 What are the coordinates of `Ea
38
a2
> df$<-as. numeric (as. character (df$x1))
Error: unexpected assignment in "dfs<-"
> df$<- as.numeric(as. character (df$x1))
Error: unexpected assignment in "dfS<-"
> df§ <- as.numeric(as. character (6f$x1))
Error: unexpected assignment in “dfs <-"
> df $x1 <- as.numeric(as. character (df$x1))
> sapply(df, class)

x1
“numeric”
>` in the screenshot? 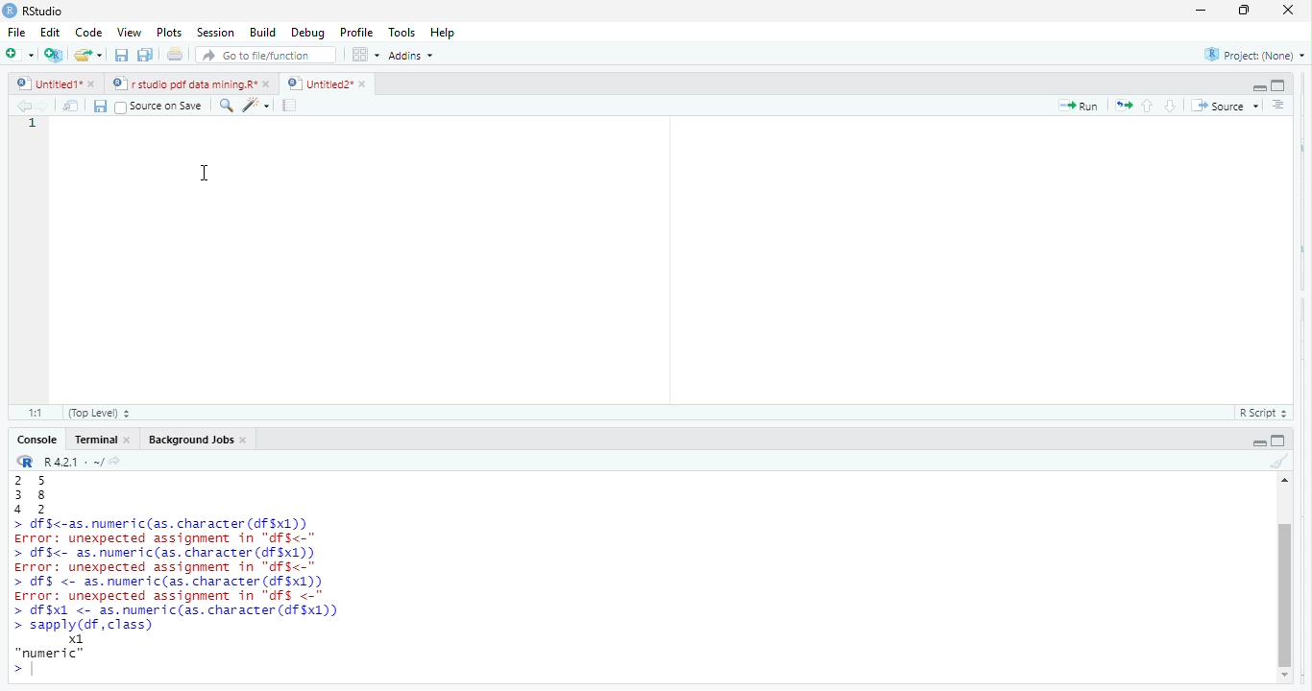 It's located at (224, 578).